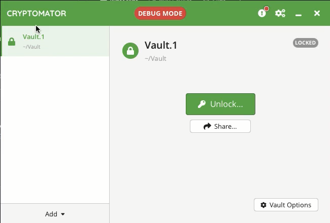 This screenshot has height=223, width=330. I want to click on Vault, so click(148, 50).